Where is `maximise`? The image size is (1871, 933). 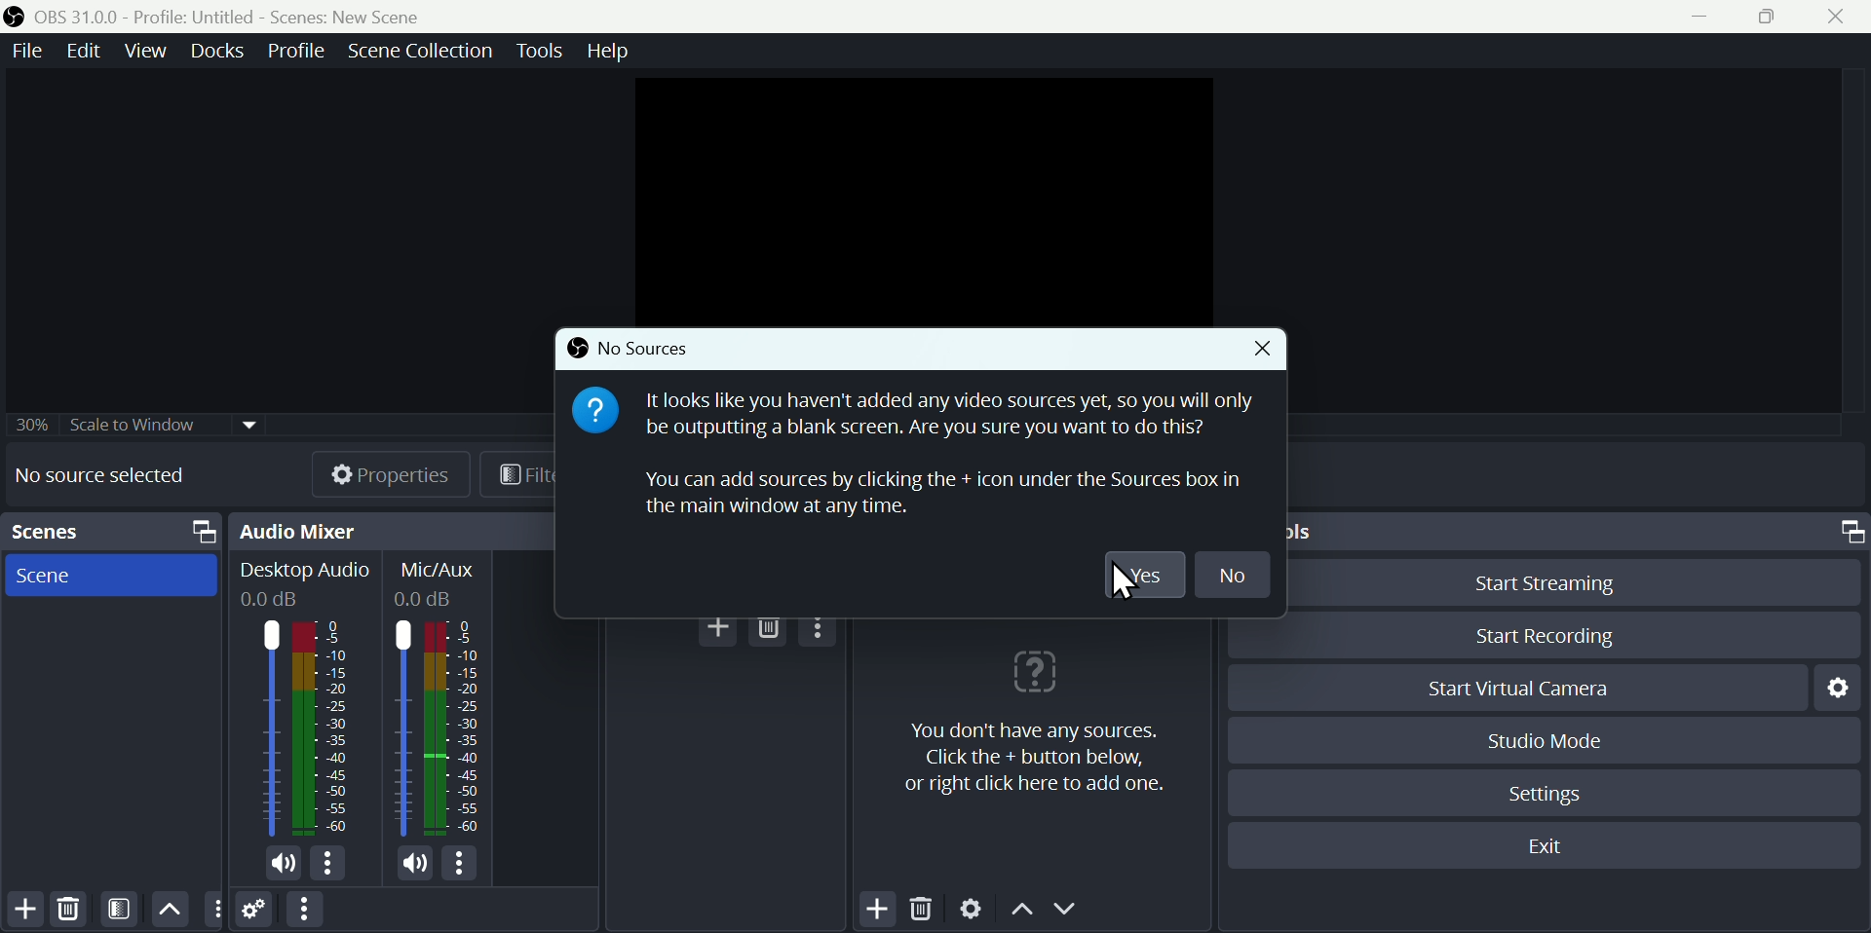
maximise is located at coordinates (1766, 17).